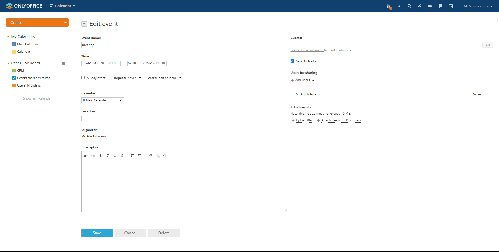 This screenshot has height=252, width=499. I want to click on Time:, so click(86, 56).